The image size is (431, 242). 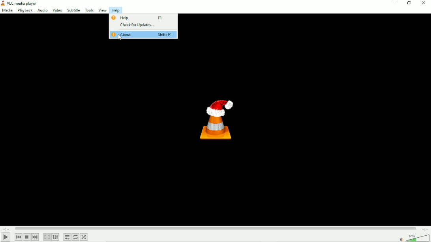 What do you see at coordinates (22, 4) in the screenshot?
I see `vlc media player` at bounding box center [22, 4].